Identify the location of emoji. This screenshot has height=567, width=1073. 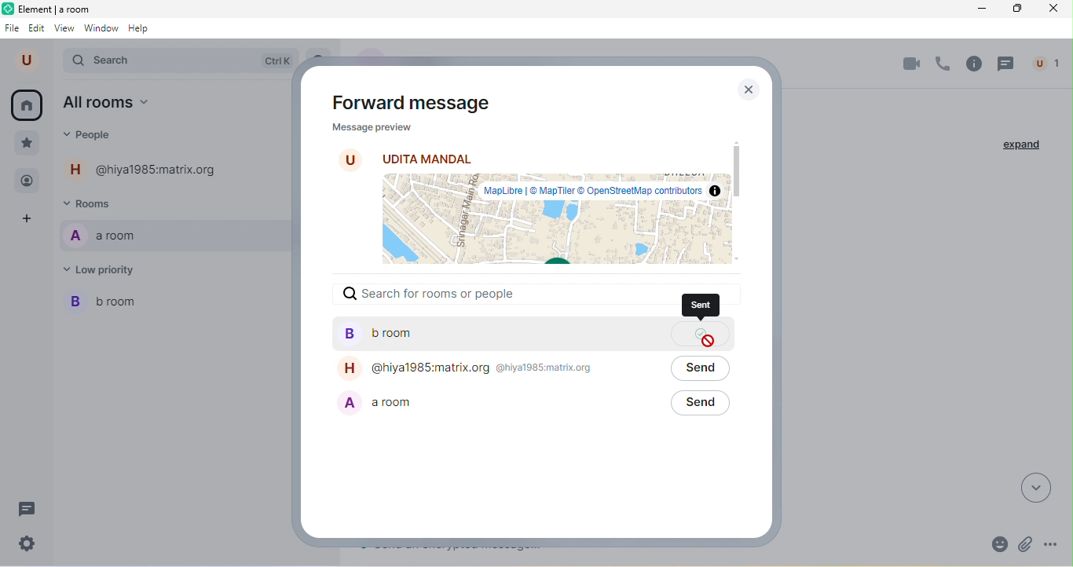
(997, 543).